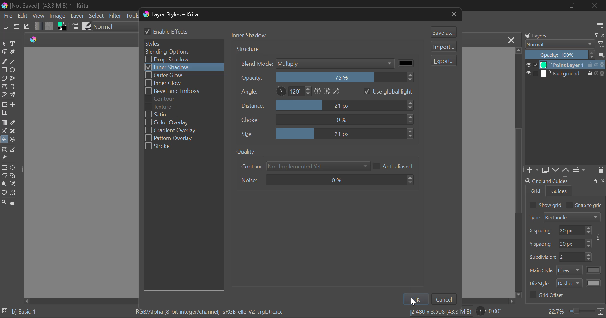 This screenshot has height=318, width=606. I want to click on Settings, so click(580, 172).